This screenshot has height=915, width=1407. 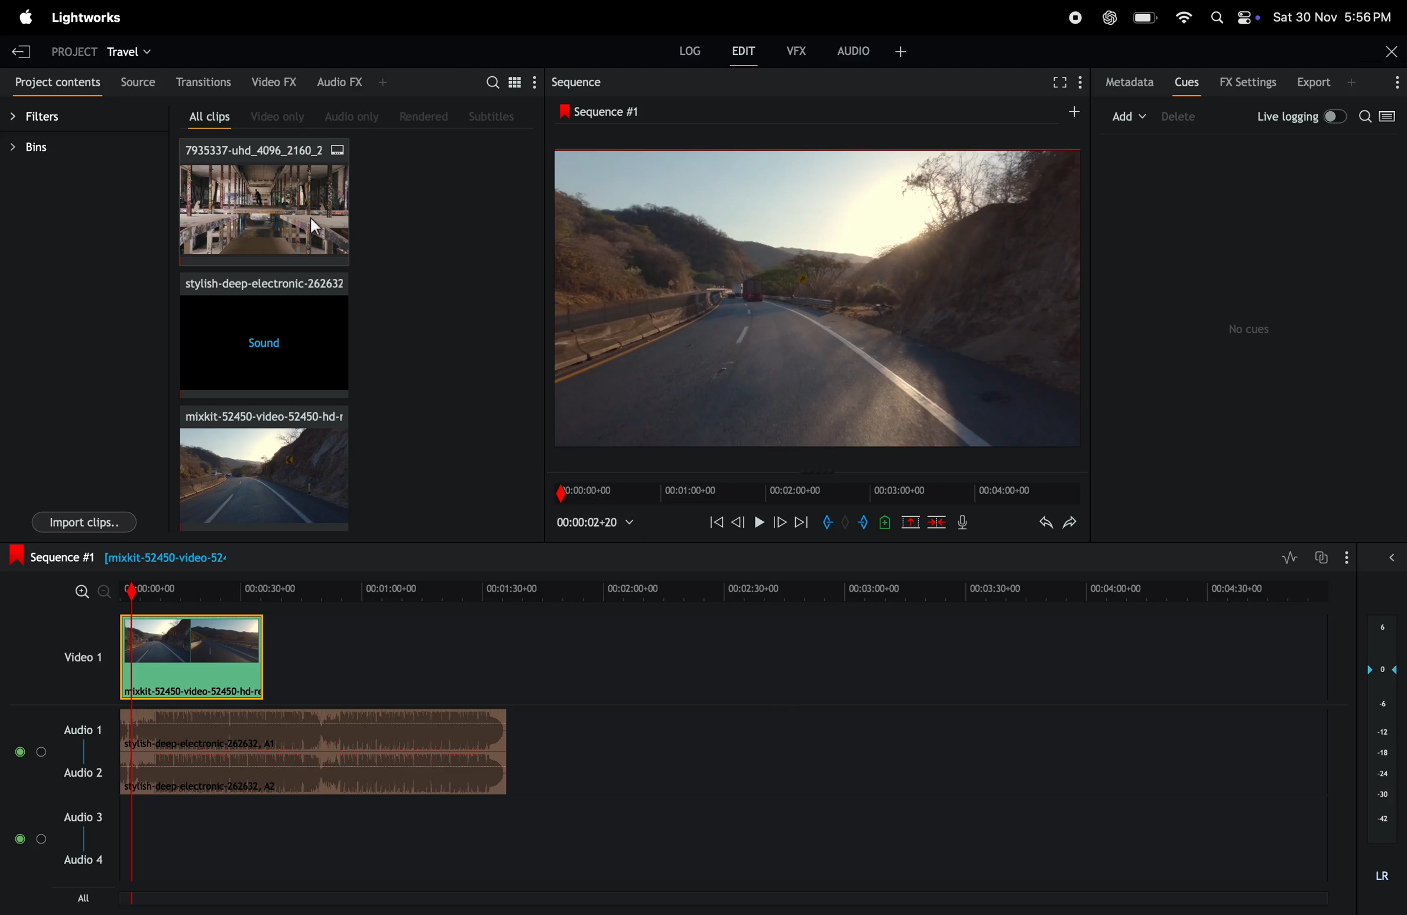 What do you see at coordinates (815, 297) in the screenshot?
I see `output frame` at bounding box center [815, 297].